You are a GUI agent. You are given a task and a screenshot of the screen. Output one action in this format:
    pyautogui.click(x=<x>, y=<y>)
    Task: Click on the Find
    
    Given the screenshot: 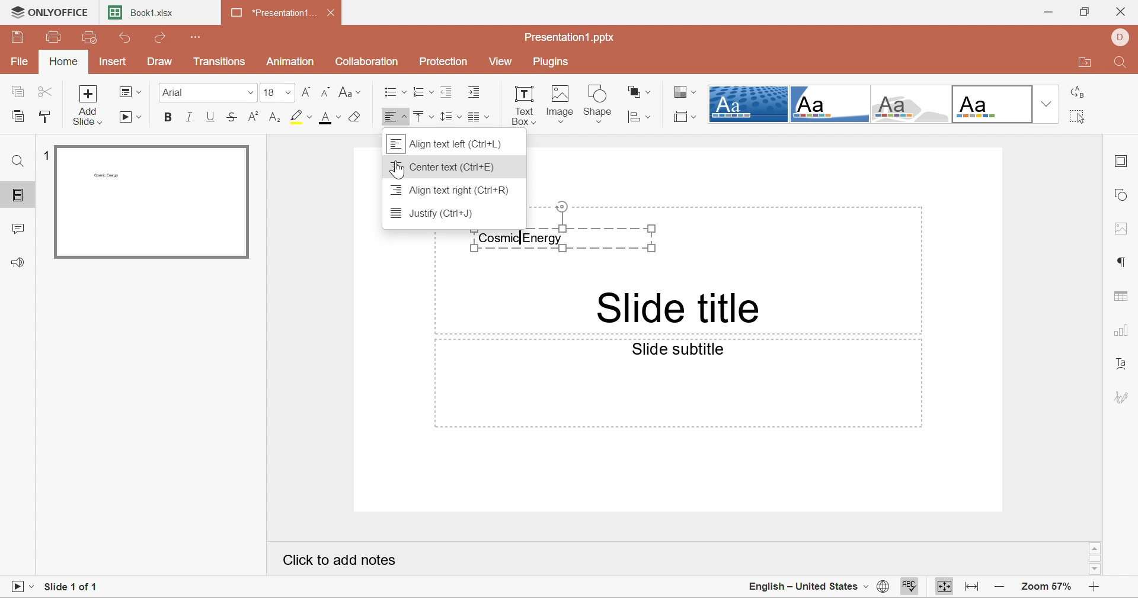 What is the action you would take?
    pyautogui.click(x=1121, y=65)
    